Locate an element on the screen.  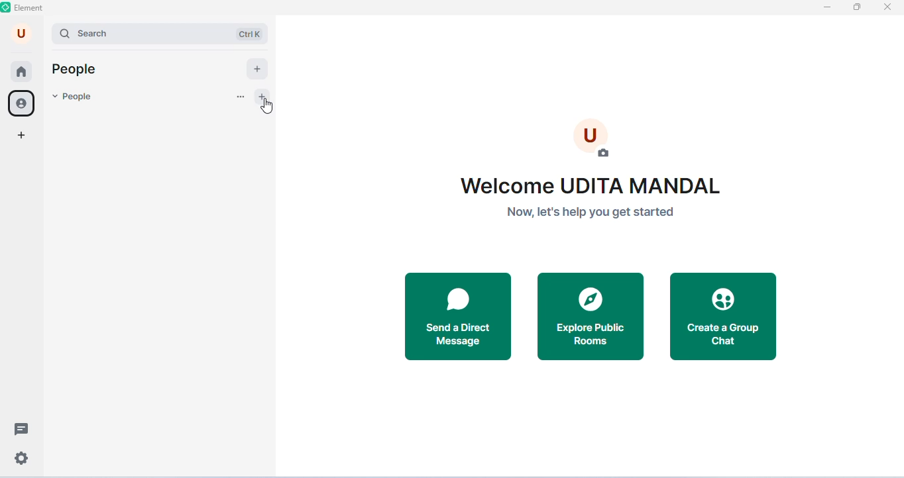
quick settings is located at coordinates (22, 459).